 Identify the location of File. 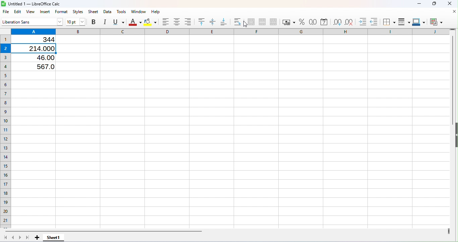
(5, 11).